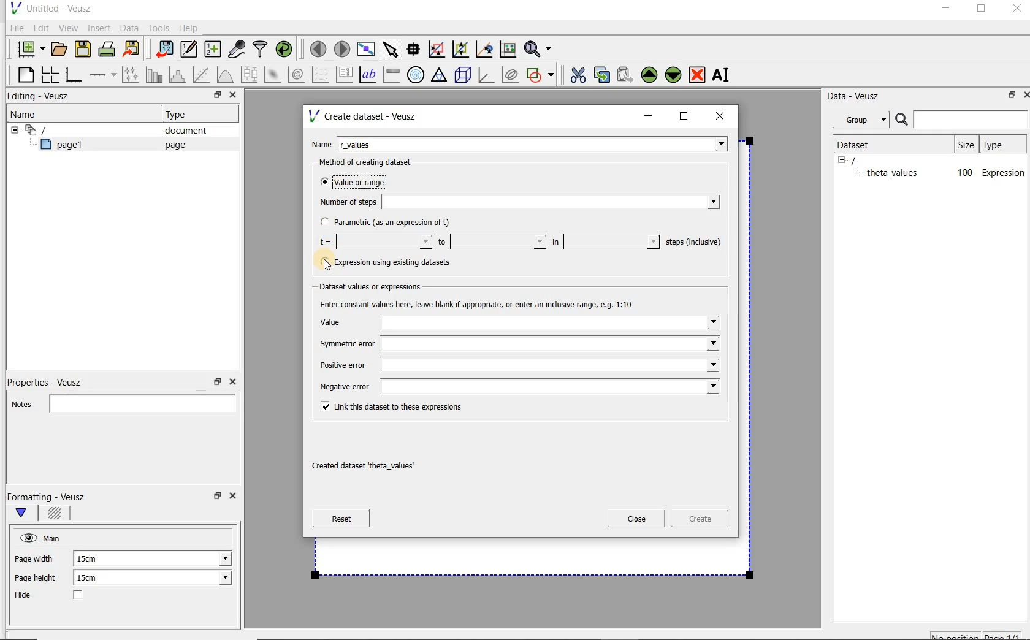 This screenshot has height=640, width=1030. I want to click on Main, so click(54, 537).